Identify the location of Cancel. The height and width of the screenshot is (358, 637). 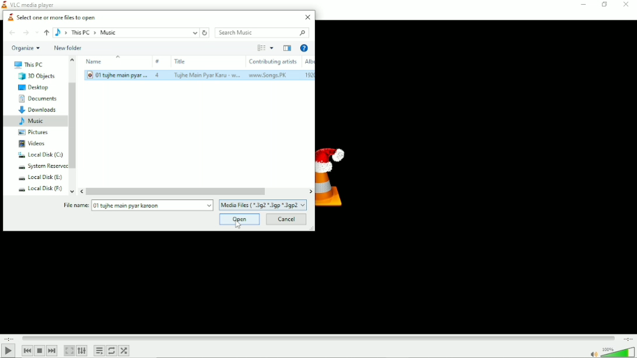
(286, 219).